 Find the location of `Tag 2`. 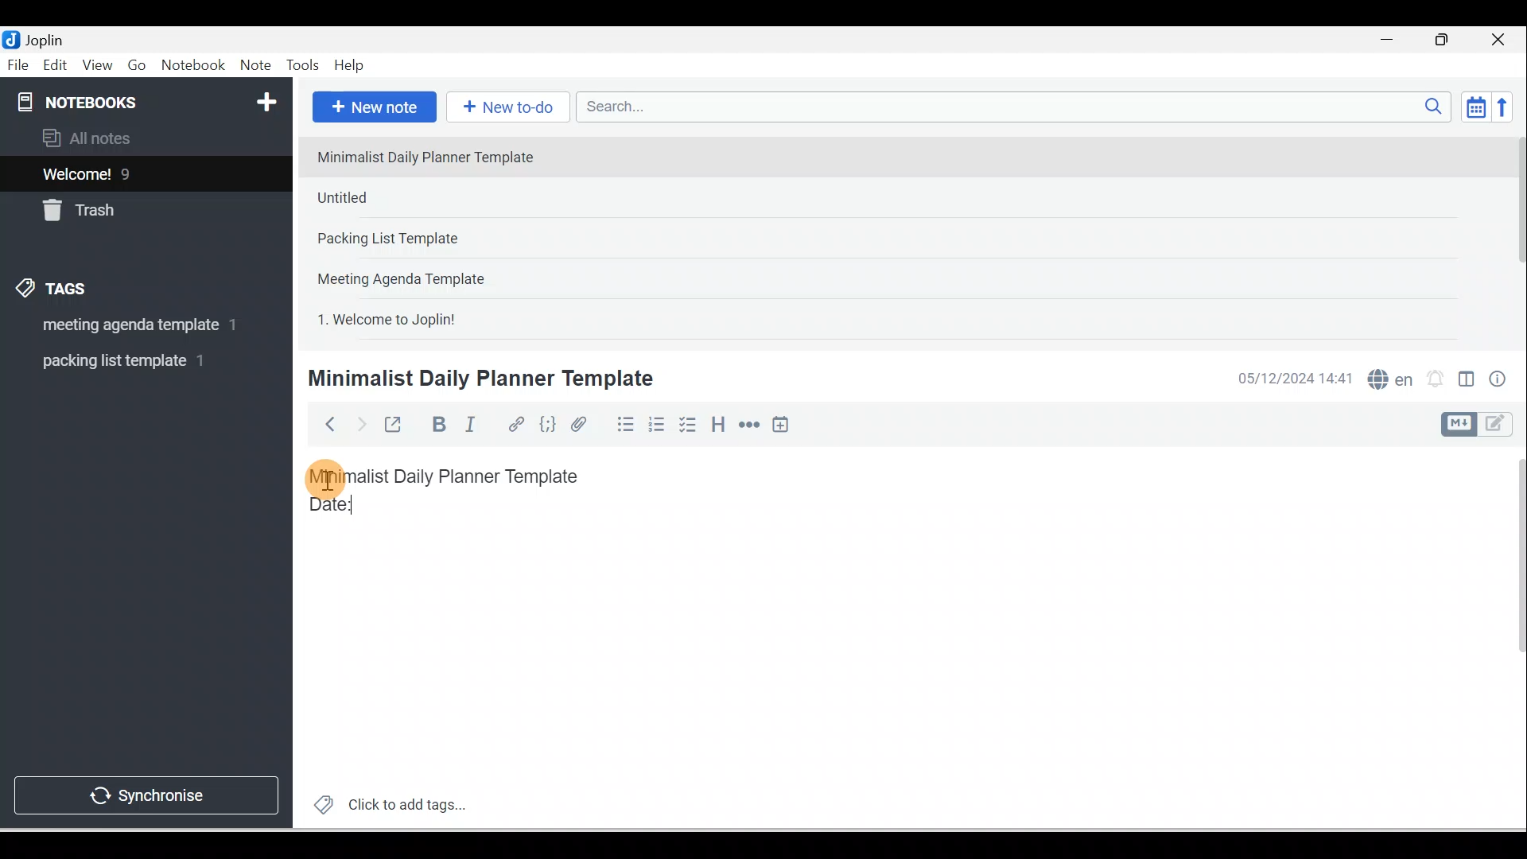

Tag 2 is located at coordinates (134, 361).